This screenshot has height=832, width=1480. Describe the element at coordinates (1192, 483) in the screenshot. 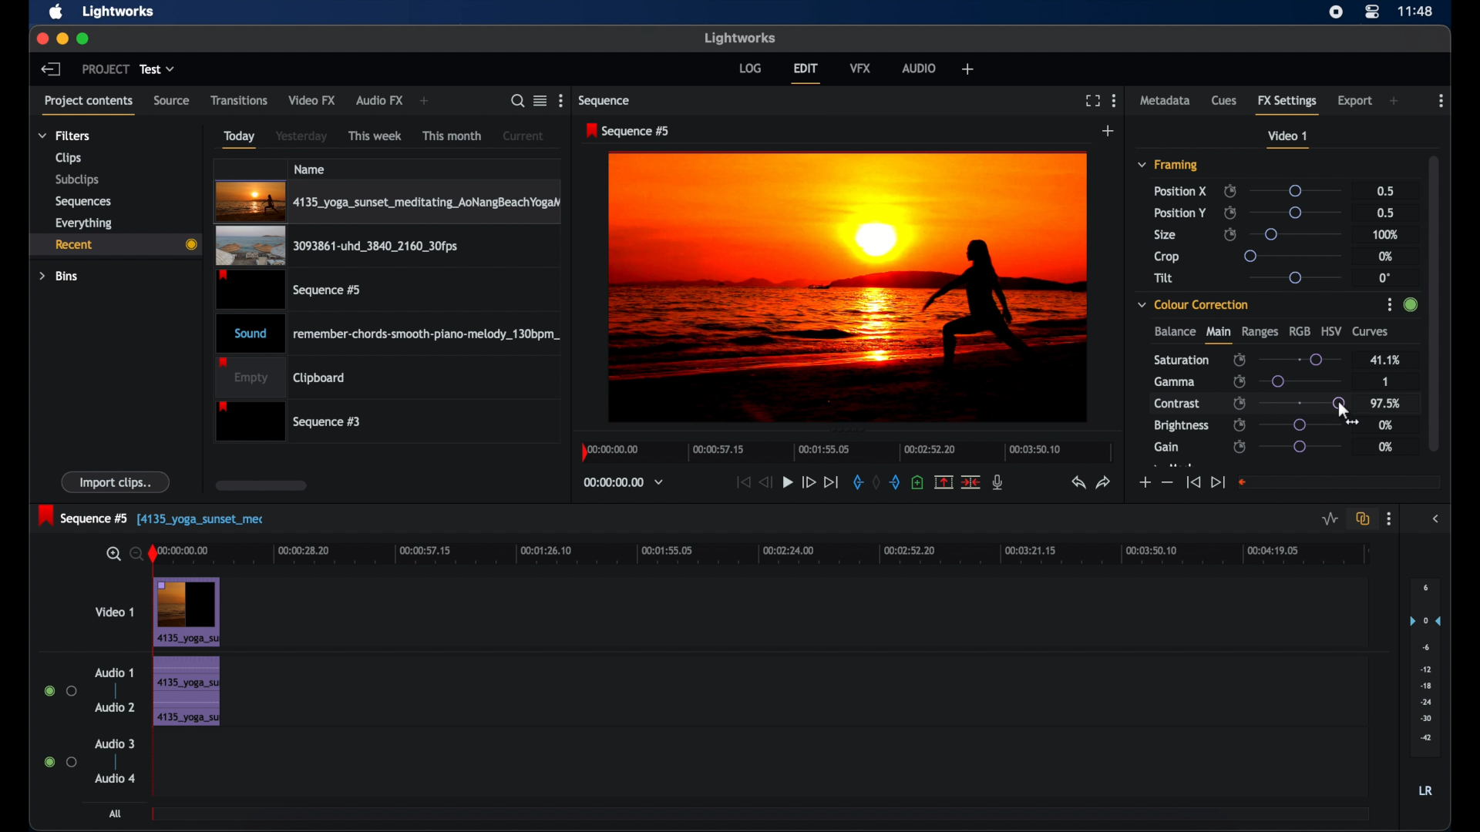

I see `jump to start` at that location.